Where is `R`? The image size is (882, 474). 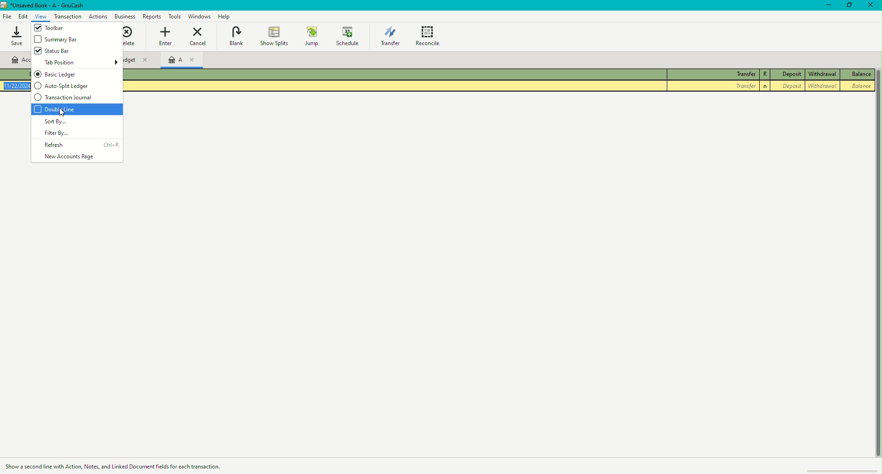
R is located at coordinates (763, 74).